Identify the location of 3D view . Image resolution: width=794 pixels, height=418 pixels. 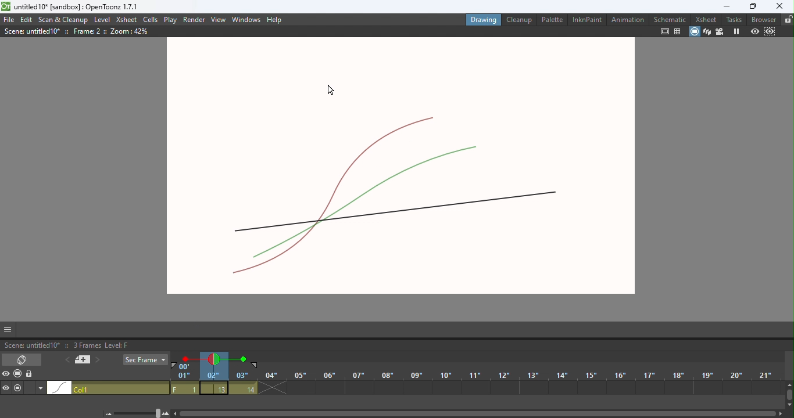
(707, 31).